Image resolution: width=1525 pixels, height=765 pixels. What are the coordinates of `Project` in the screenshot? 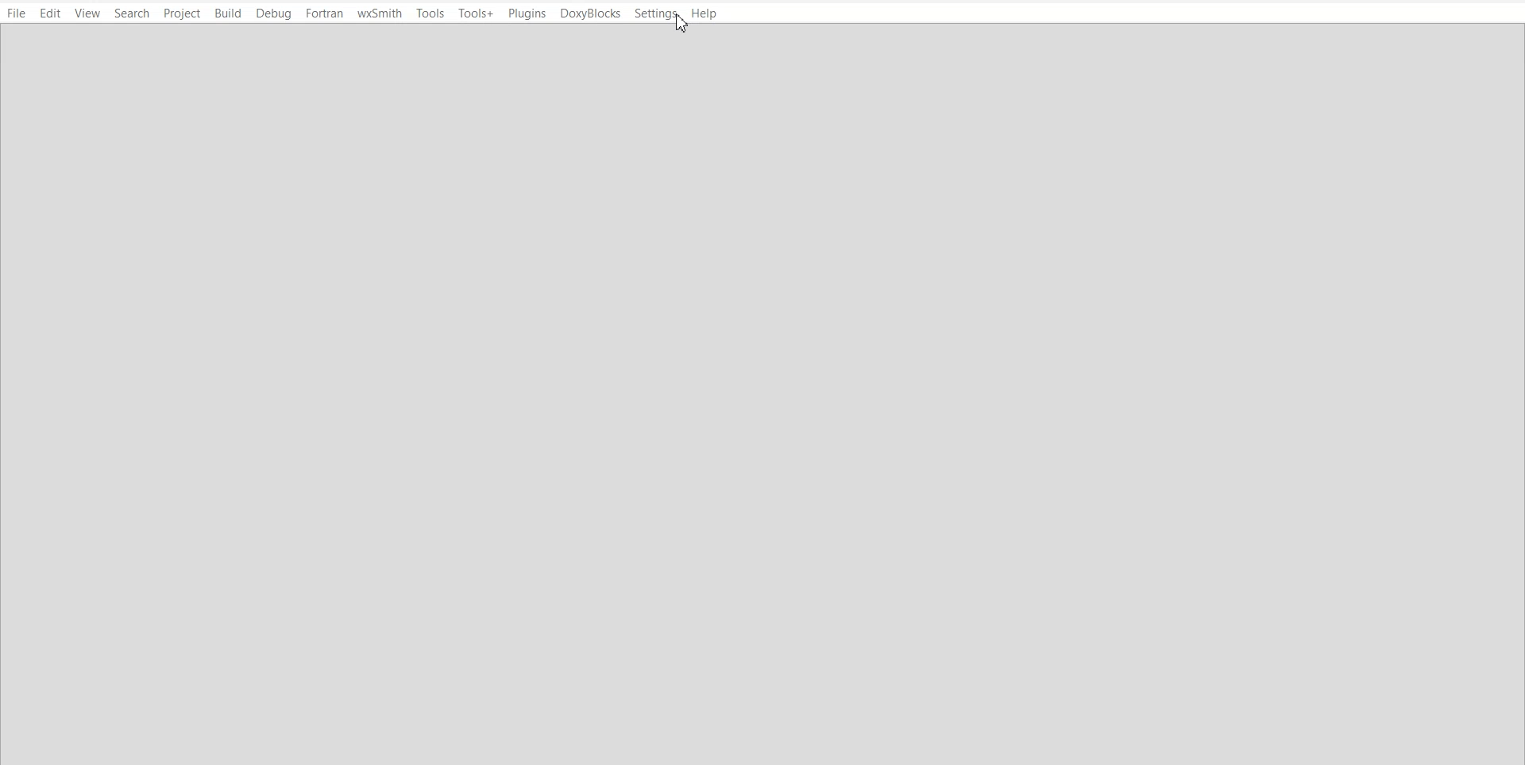 It's located at (183, 13).